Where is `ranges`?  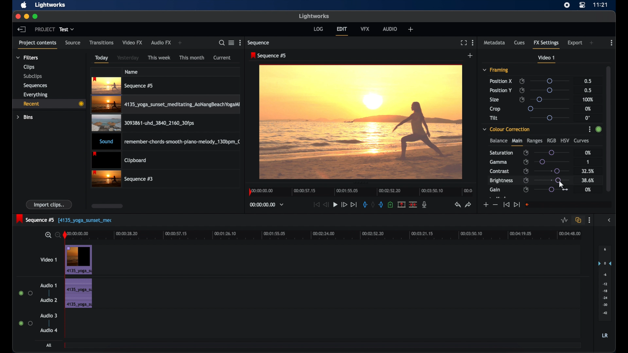 ranges is located at coordinates (534, 141).